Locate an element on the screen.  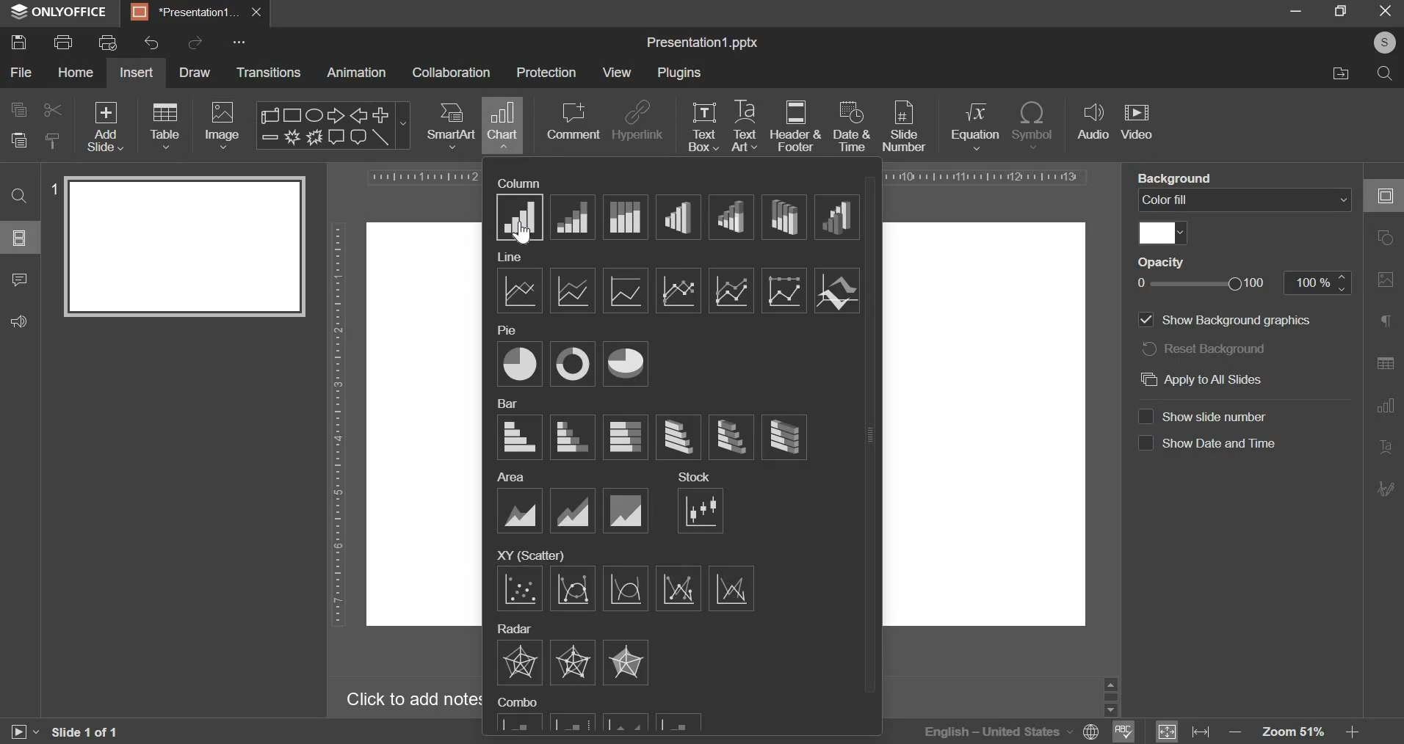
line is located at coordinates (509, 258).